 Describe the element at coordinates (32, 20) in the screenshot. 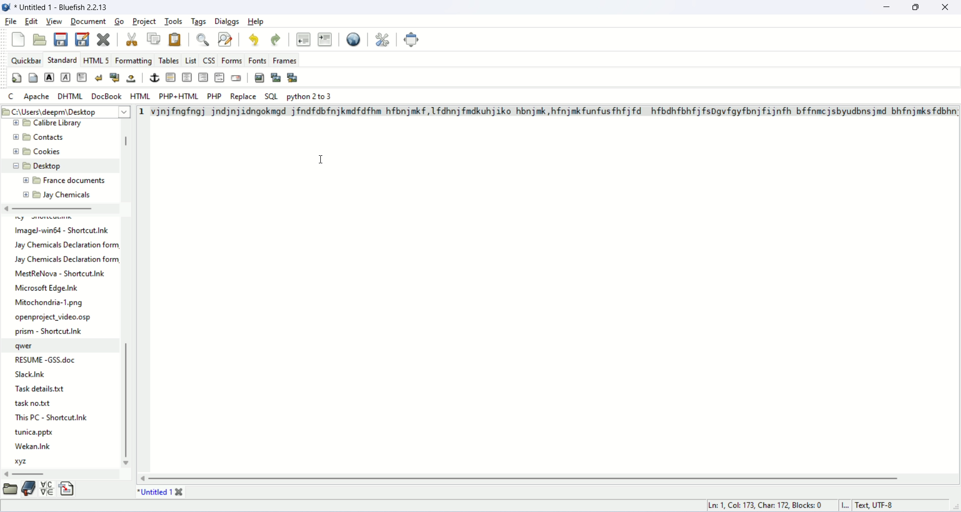

I see `edit` at that location.